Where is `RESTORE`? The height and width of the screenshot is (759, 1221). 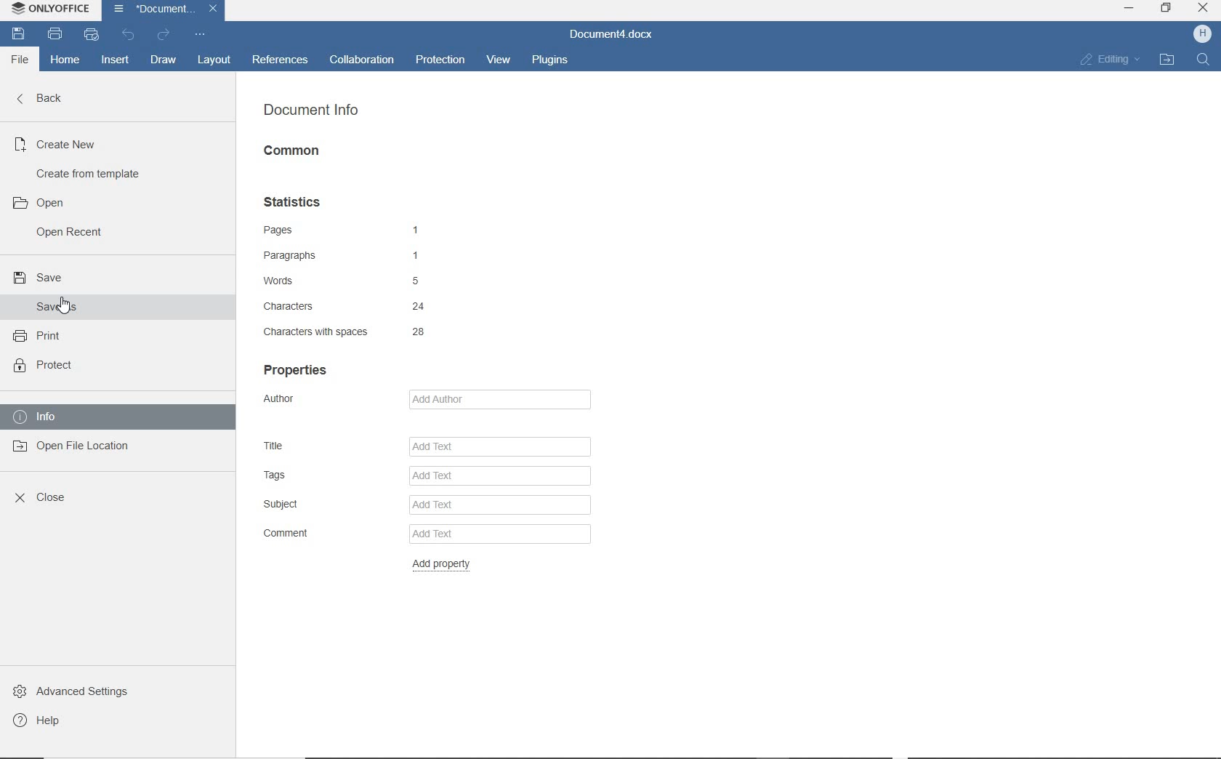
RESTORE is located at coordinates (1166, 8).